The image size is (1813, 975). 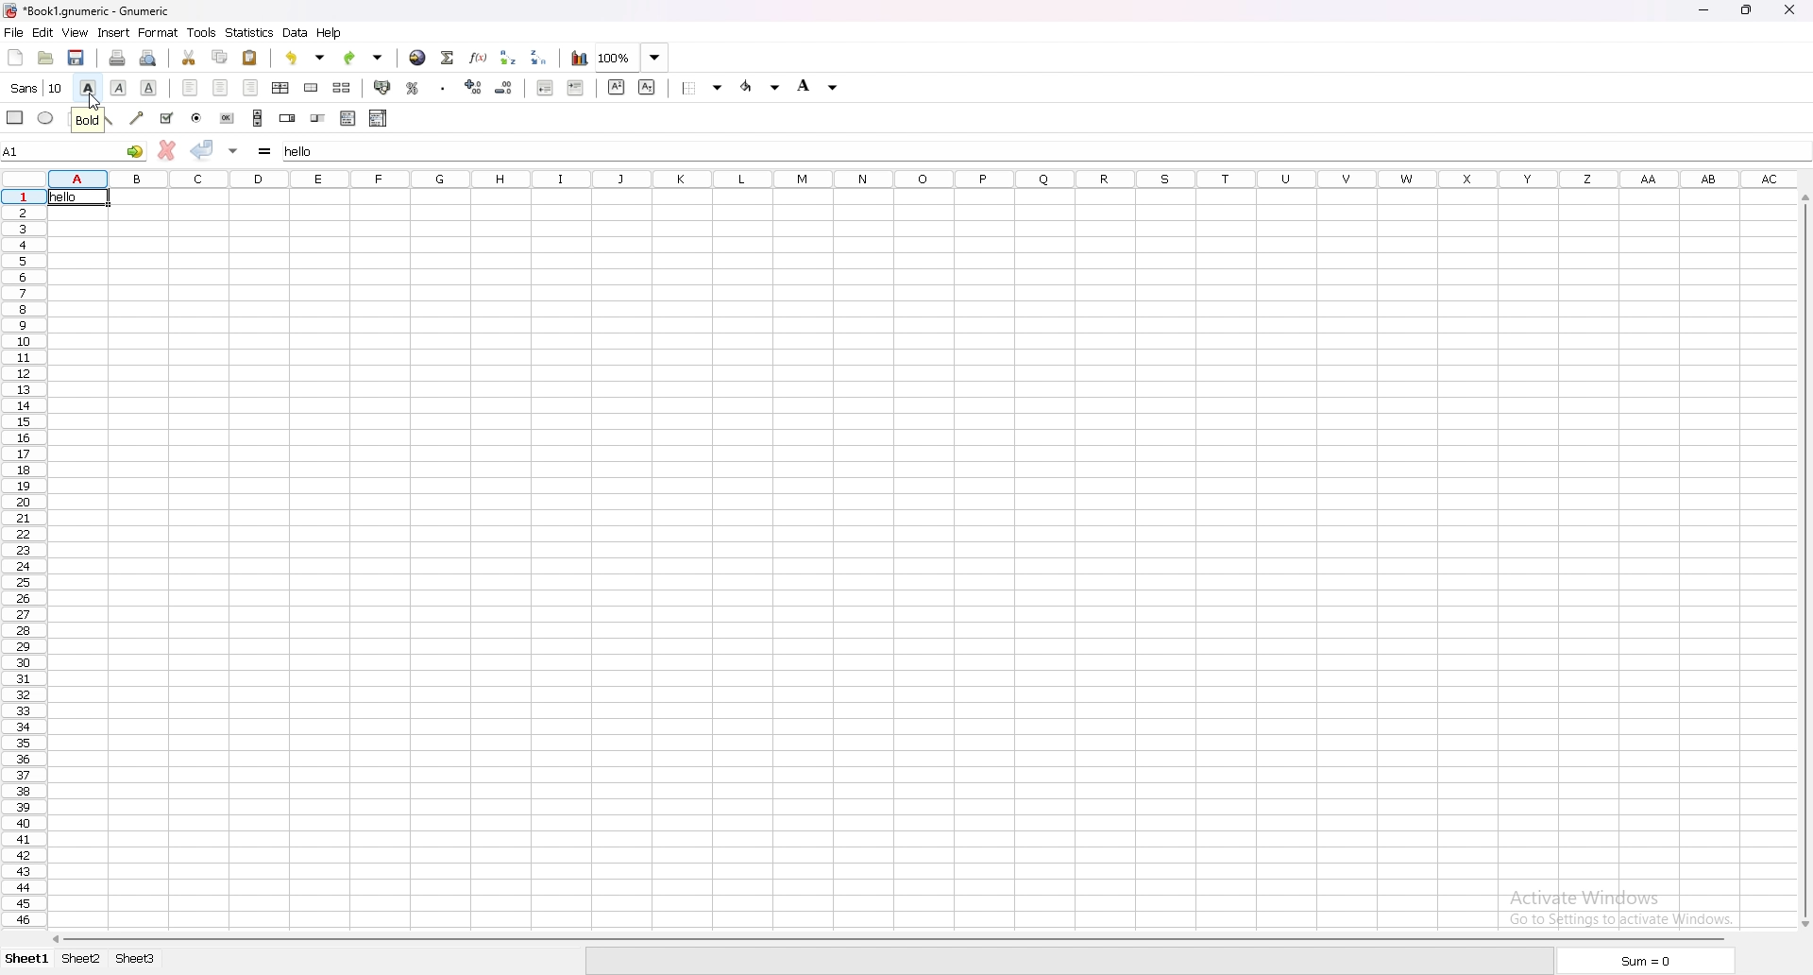 What do you see at coordinates (313, 87) in the screenshot?
I see `merge cell` at bounding box center [313, 87].